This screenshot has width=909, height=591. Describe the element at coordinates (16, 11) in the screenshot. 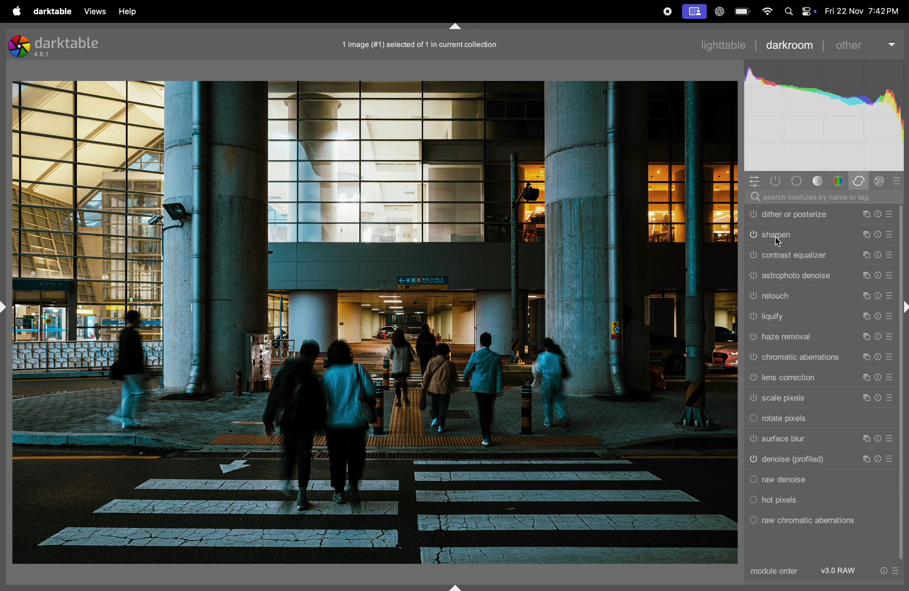

I see `apple menu` at that location.